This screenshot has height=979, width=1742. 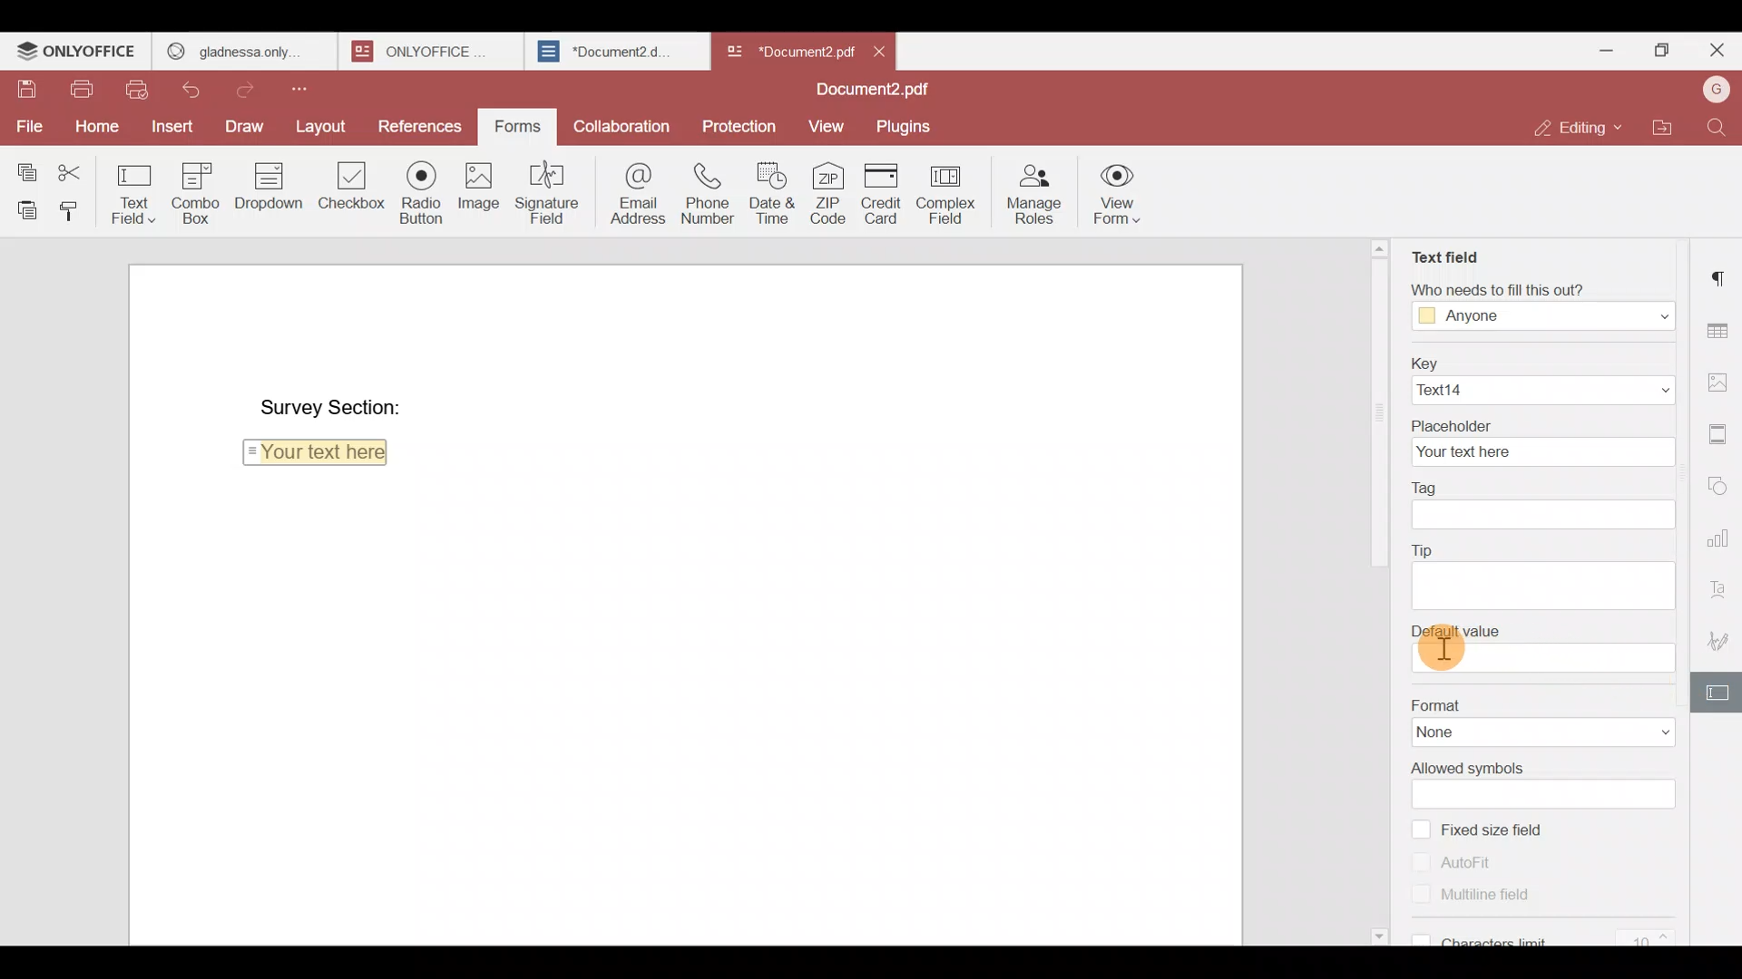 I want to click on Draw, so click(x=244, y=126).